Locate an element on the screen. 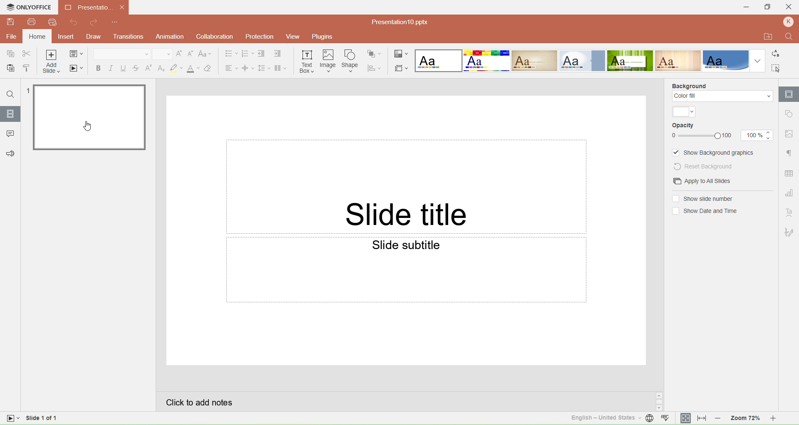 This screenshot has height=425, width=799. Find is located at coordinates (789, 36).